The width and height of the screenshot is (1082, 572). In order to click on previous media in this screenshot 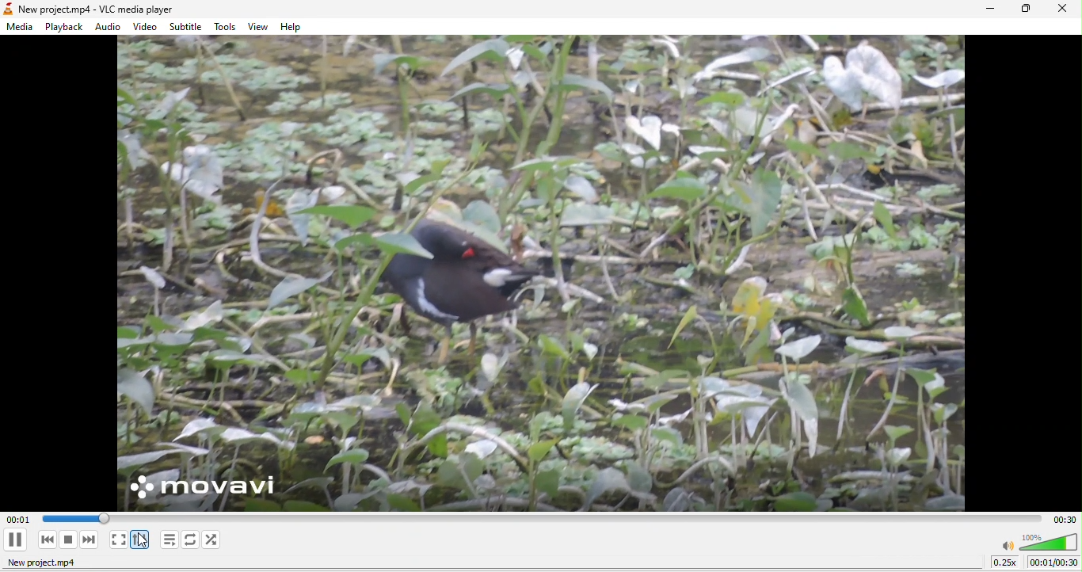, I will do `click(44, 540)`.